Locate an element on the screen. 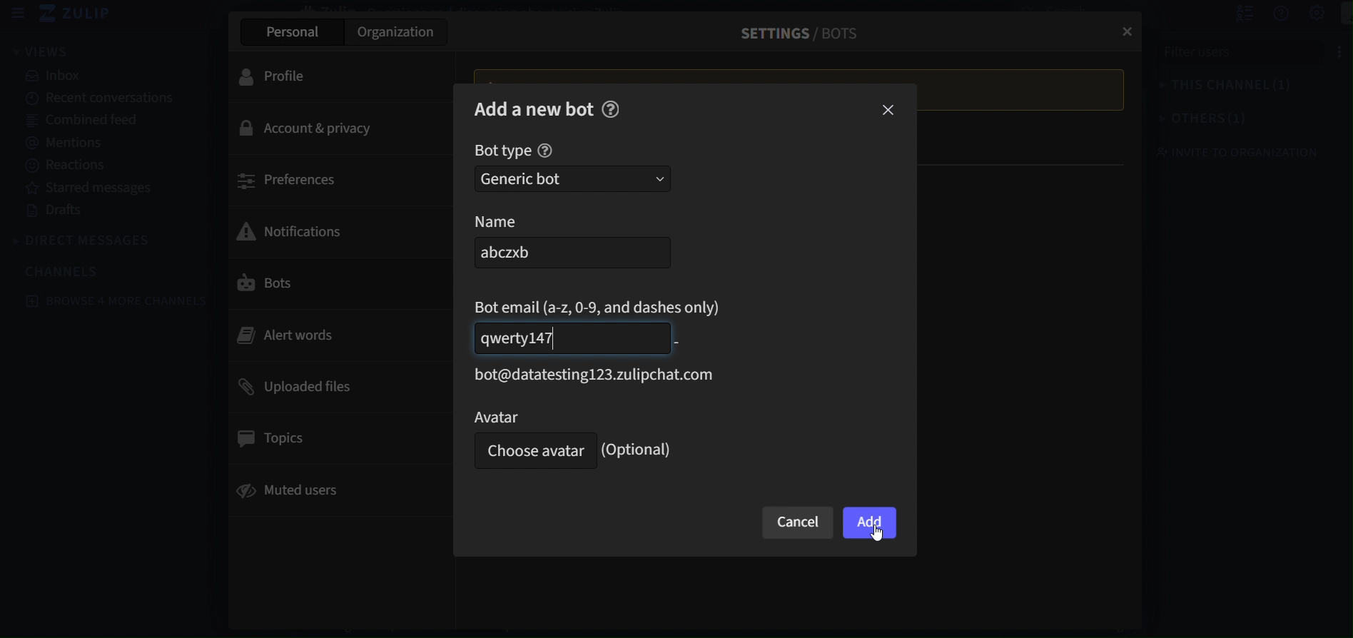  close is located at coordinates (1123, 27).